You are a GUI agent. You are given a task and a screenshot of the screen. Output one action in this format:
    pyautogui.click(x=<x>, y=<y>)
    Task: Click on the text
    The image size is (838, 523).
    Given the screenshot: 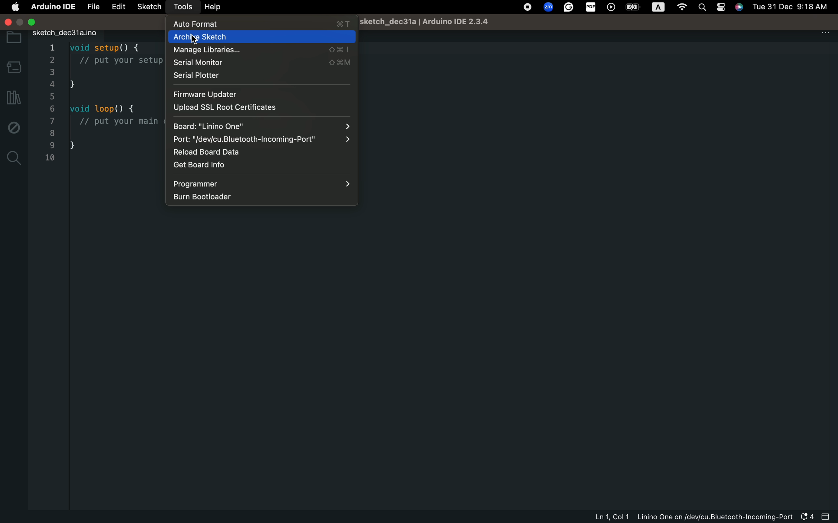 What is the action you would take?
    pyautogui.click(x=659, y=8)
    